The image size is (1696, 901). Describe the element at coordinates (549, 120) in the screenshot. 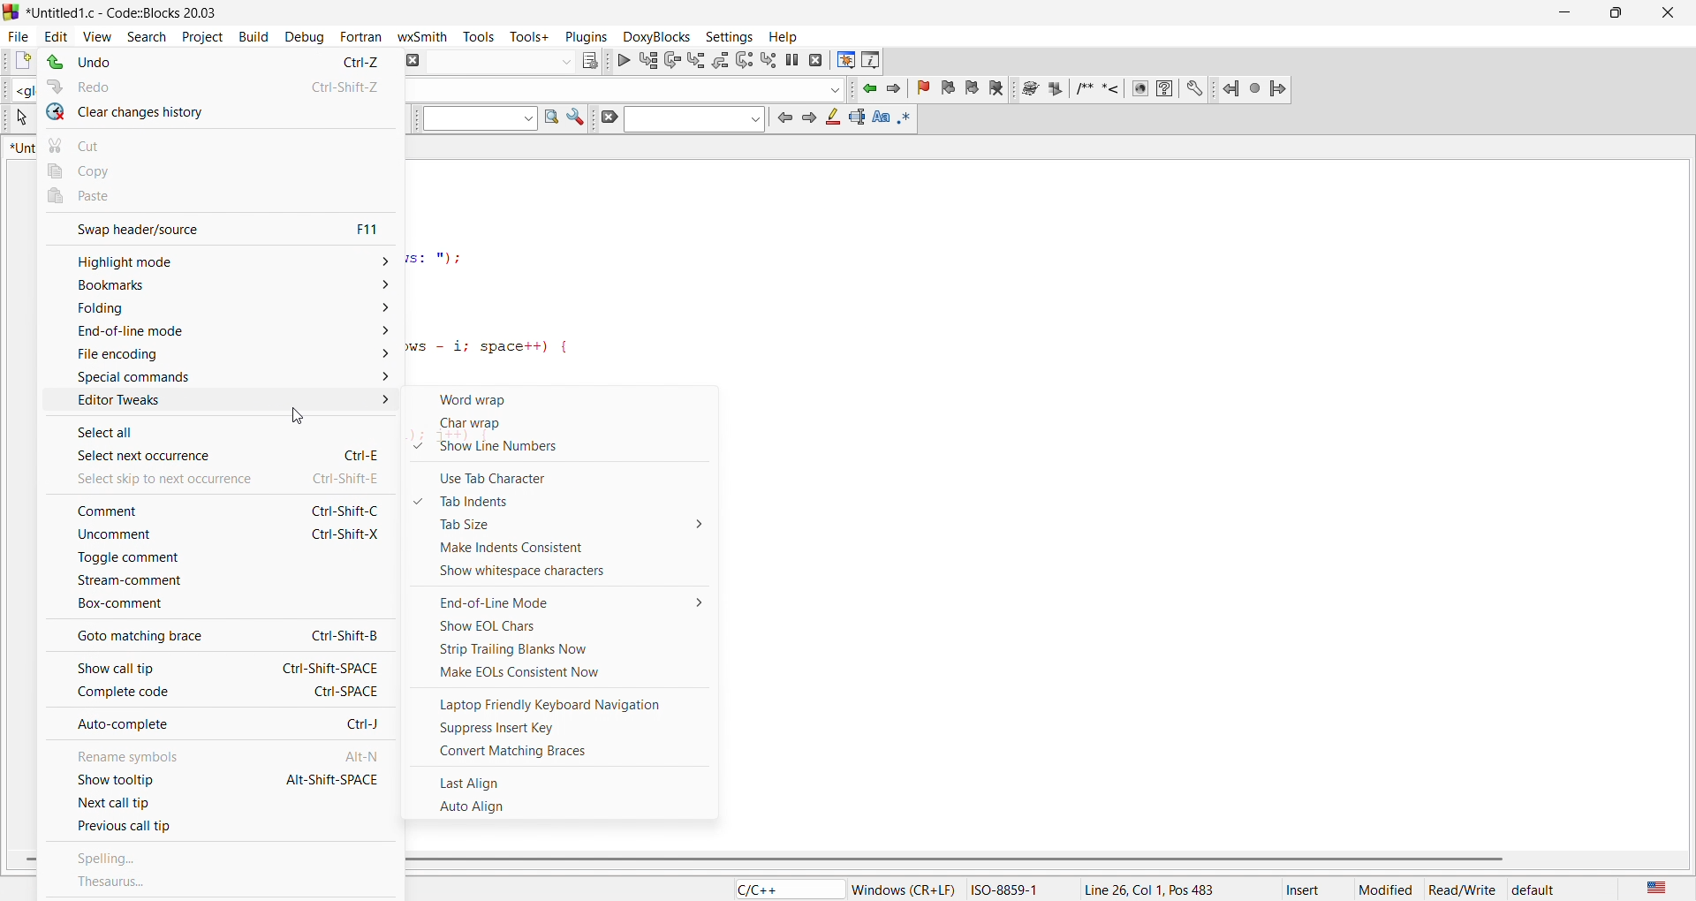

I see `find in page` at that location.